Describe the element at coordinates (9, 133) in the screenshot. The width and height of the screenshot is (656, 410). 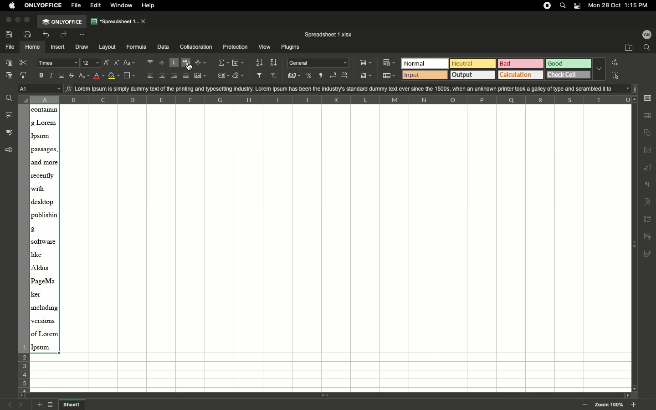
I see `Spell checking` at that location.